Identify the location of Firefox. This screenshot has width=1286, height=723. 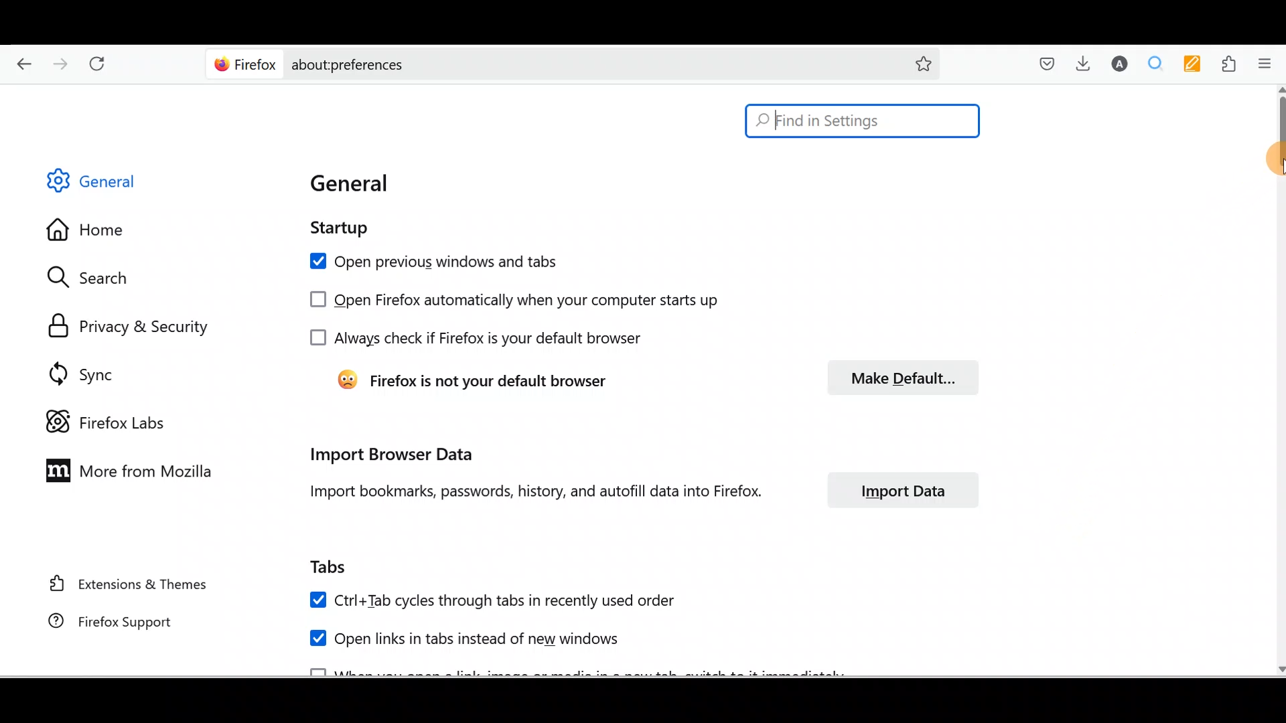
(246, 64).